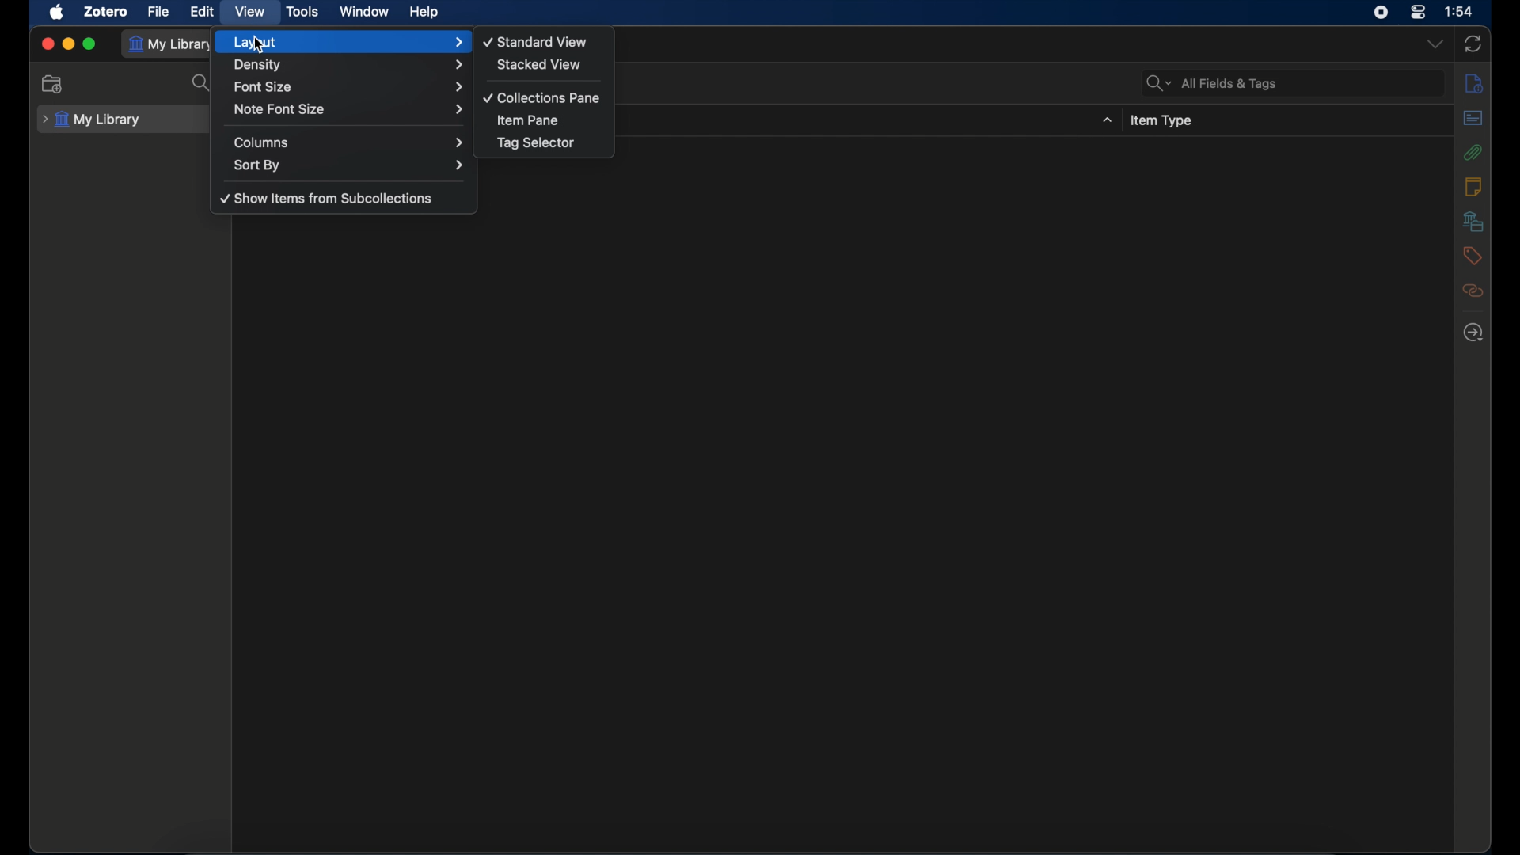 The image size is (1520, 855). I want to click on dropdown, so click(1434, 44).